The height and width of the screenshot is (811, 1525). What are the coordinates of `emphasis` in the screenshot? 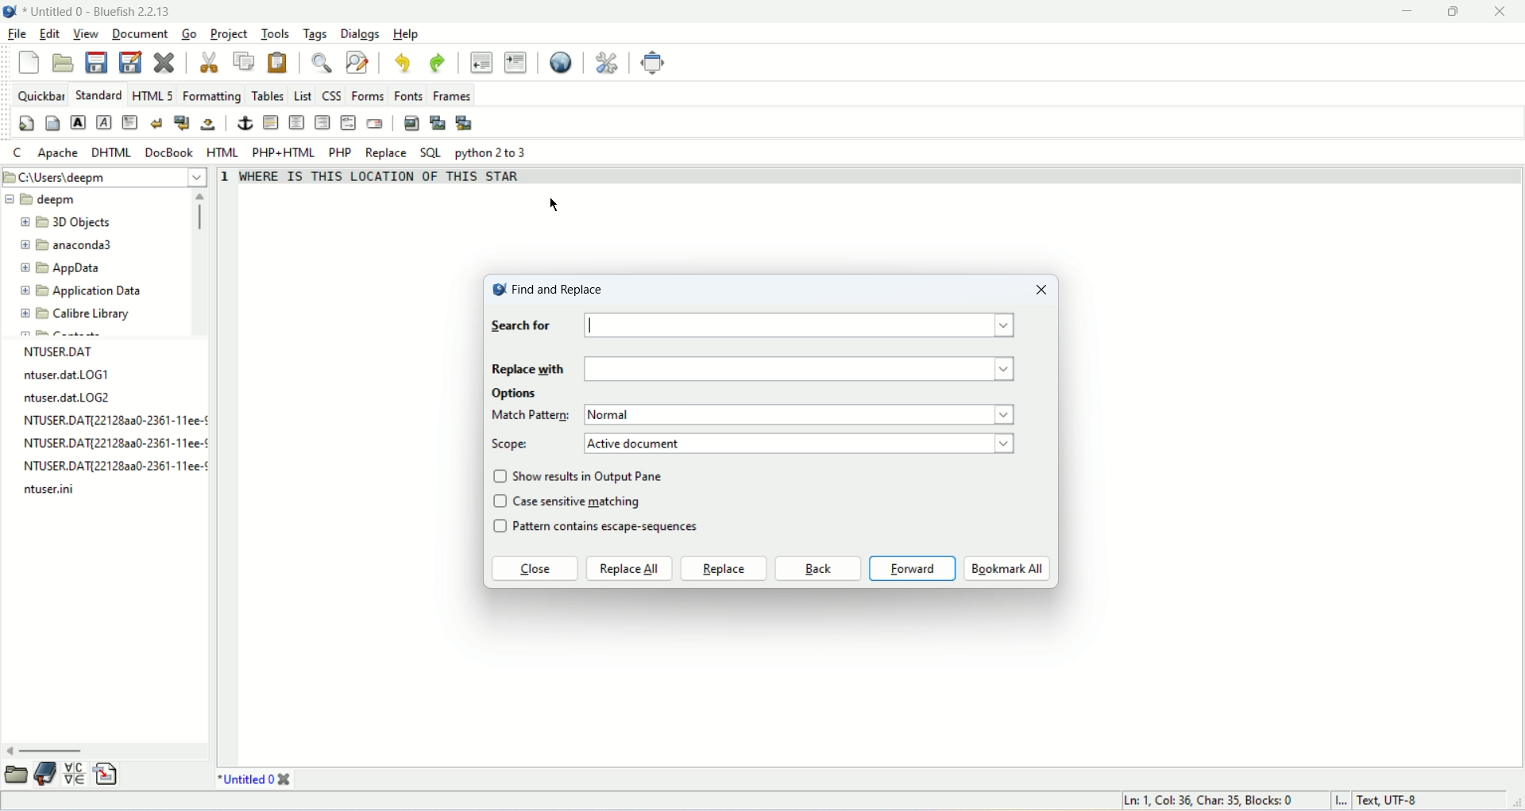 It's located at (103, 122).